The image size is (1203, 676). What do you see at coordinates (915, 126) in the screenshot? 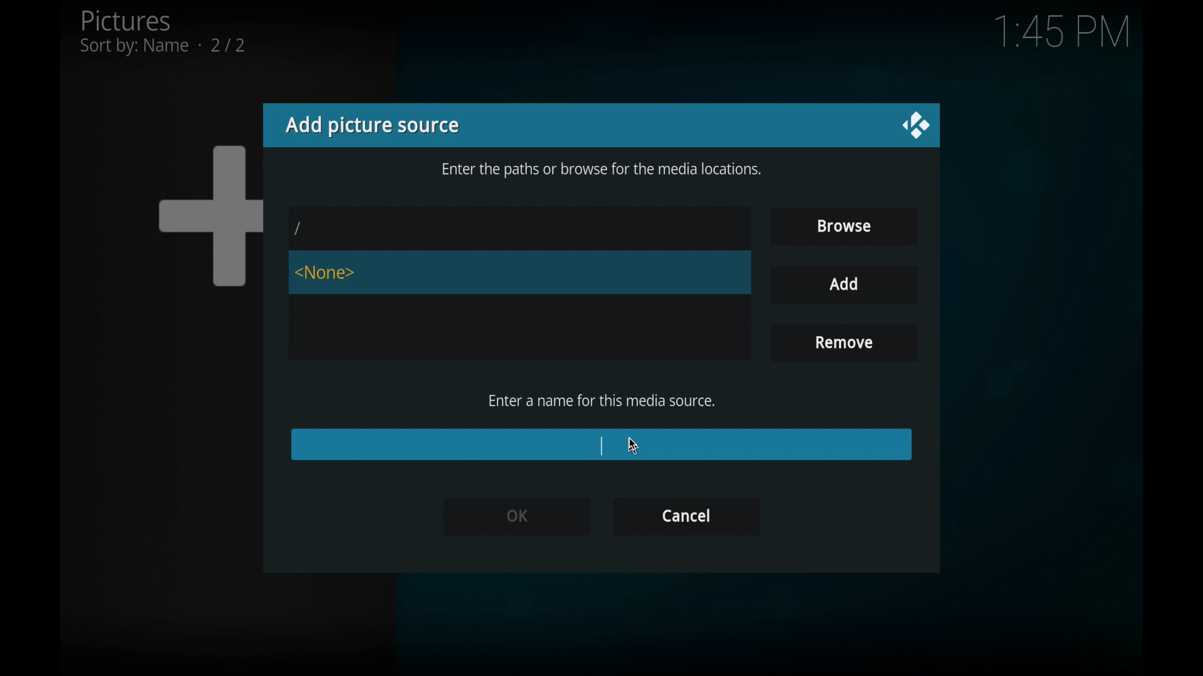
I see `close` at bounding box center [915, 126].